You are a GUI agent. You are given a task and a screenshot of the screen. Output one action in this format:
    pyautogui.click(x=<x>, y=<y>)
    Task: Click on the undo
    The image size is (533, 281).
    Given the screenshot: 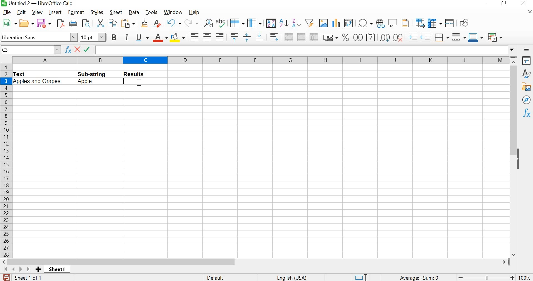 What is the action you would take?
    pyautogui.click(x=173, y=23)
    